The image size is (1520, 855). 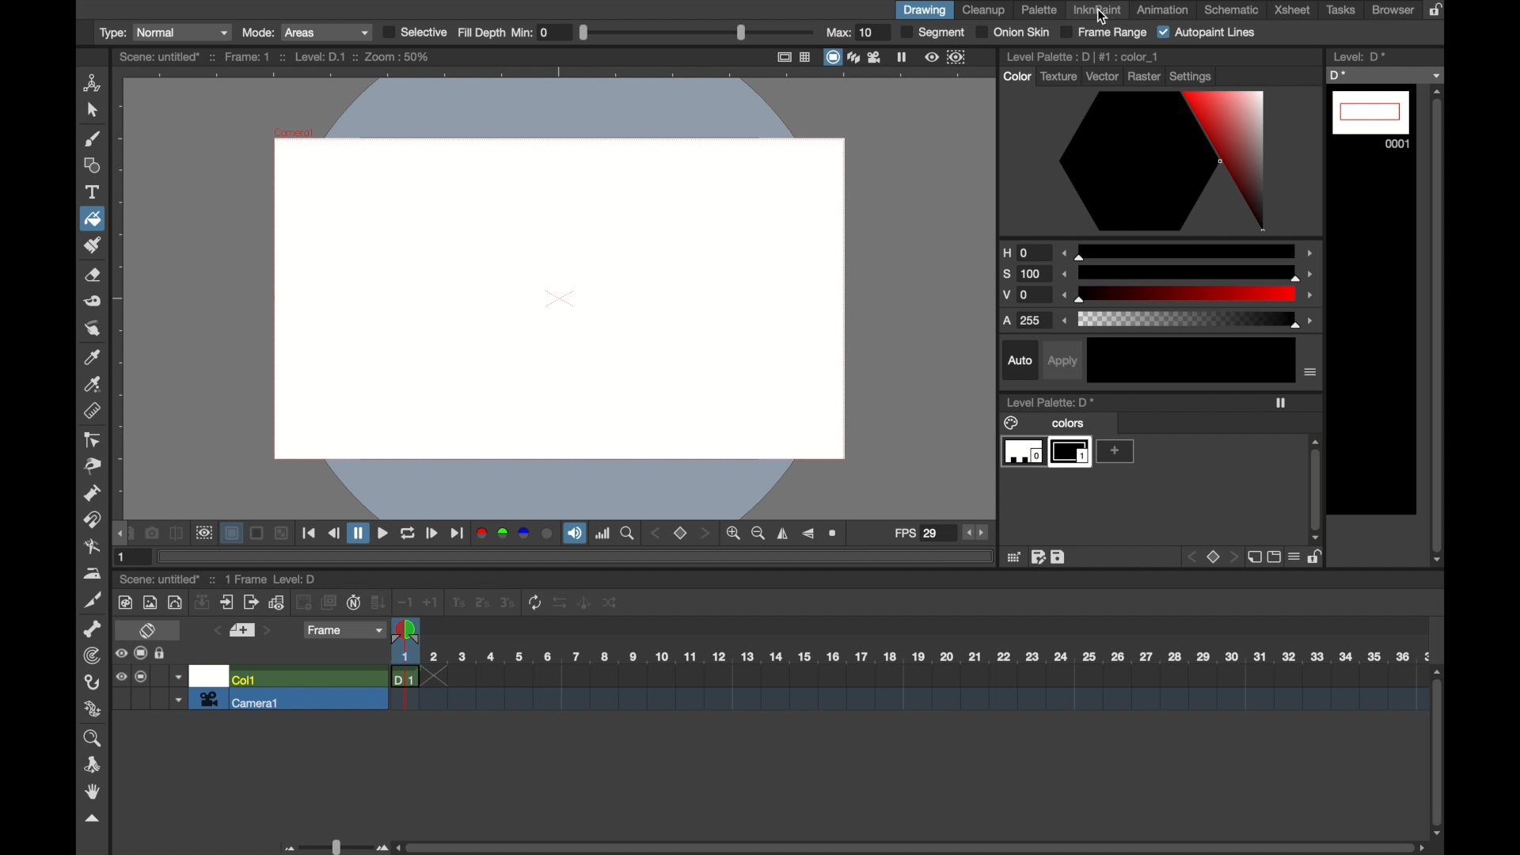 I want to click on playhead, so click(x=407, y=633).